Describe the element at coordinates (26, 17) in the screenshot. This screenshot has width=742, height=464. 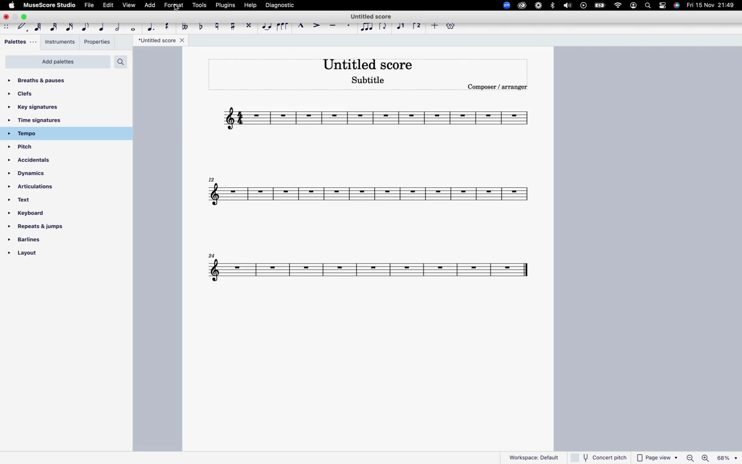
I see `maximize` at that location.